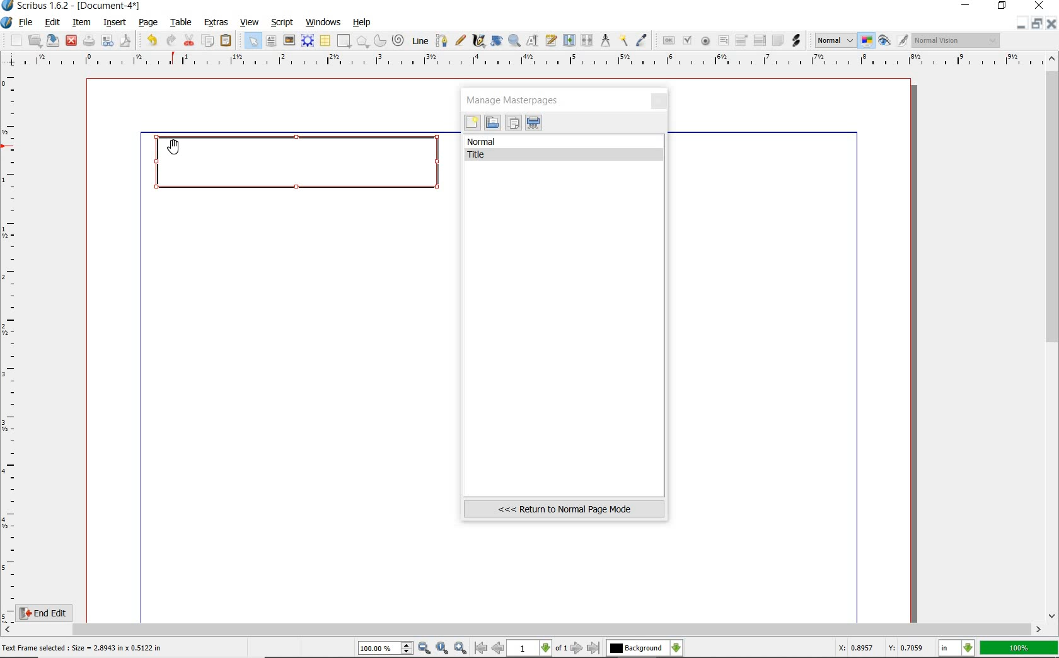  I want to click on page, so click(149, 21).